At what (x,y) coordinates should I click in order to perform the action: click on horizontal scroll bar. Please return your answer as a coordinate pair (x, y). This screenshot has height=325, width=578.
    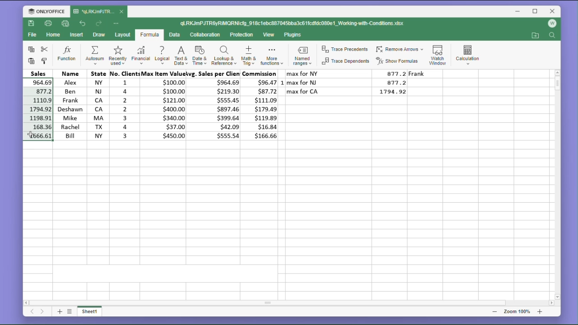
    Looking at the image, I should click on (290, 303).